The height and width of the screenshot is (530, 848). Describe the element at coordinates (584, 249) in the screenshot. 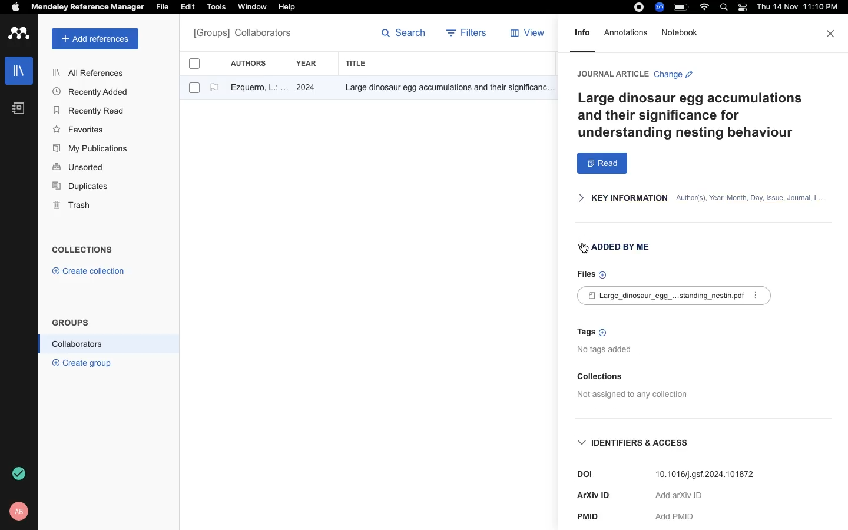

I see `cursor` at that location.